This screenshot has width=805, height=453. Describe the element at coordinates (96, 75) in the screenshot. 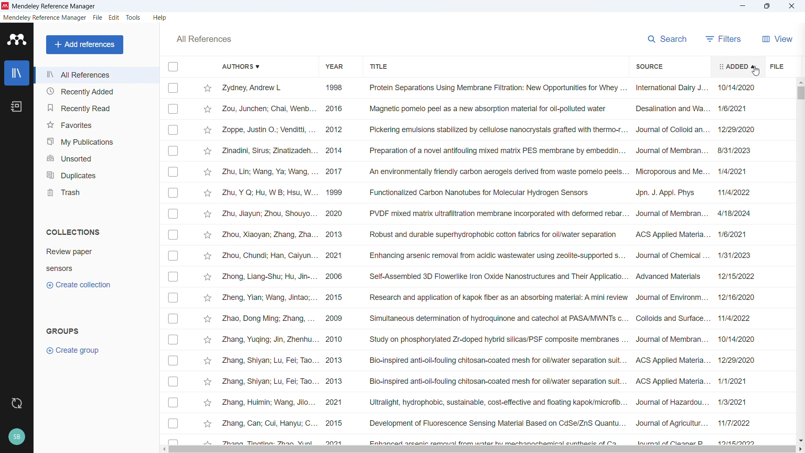

I see `All references ` at that location.